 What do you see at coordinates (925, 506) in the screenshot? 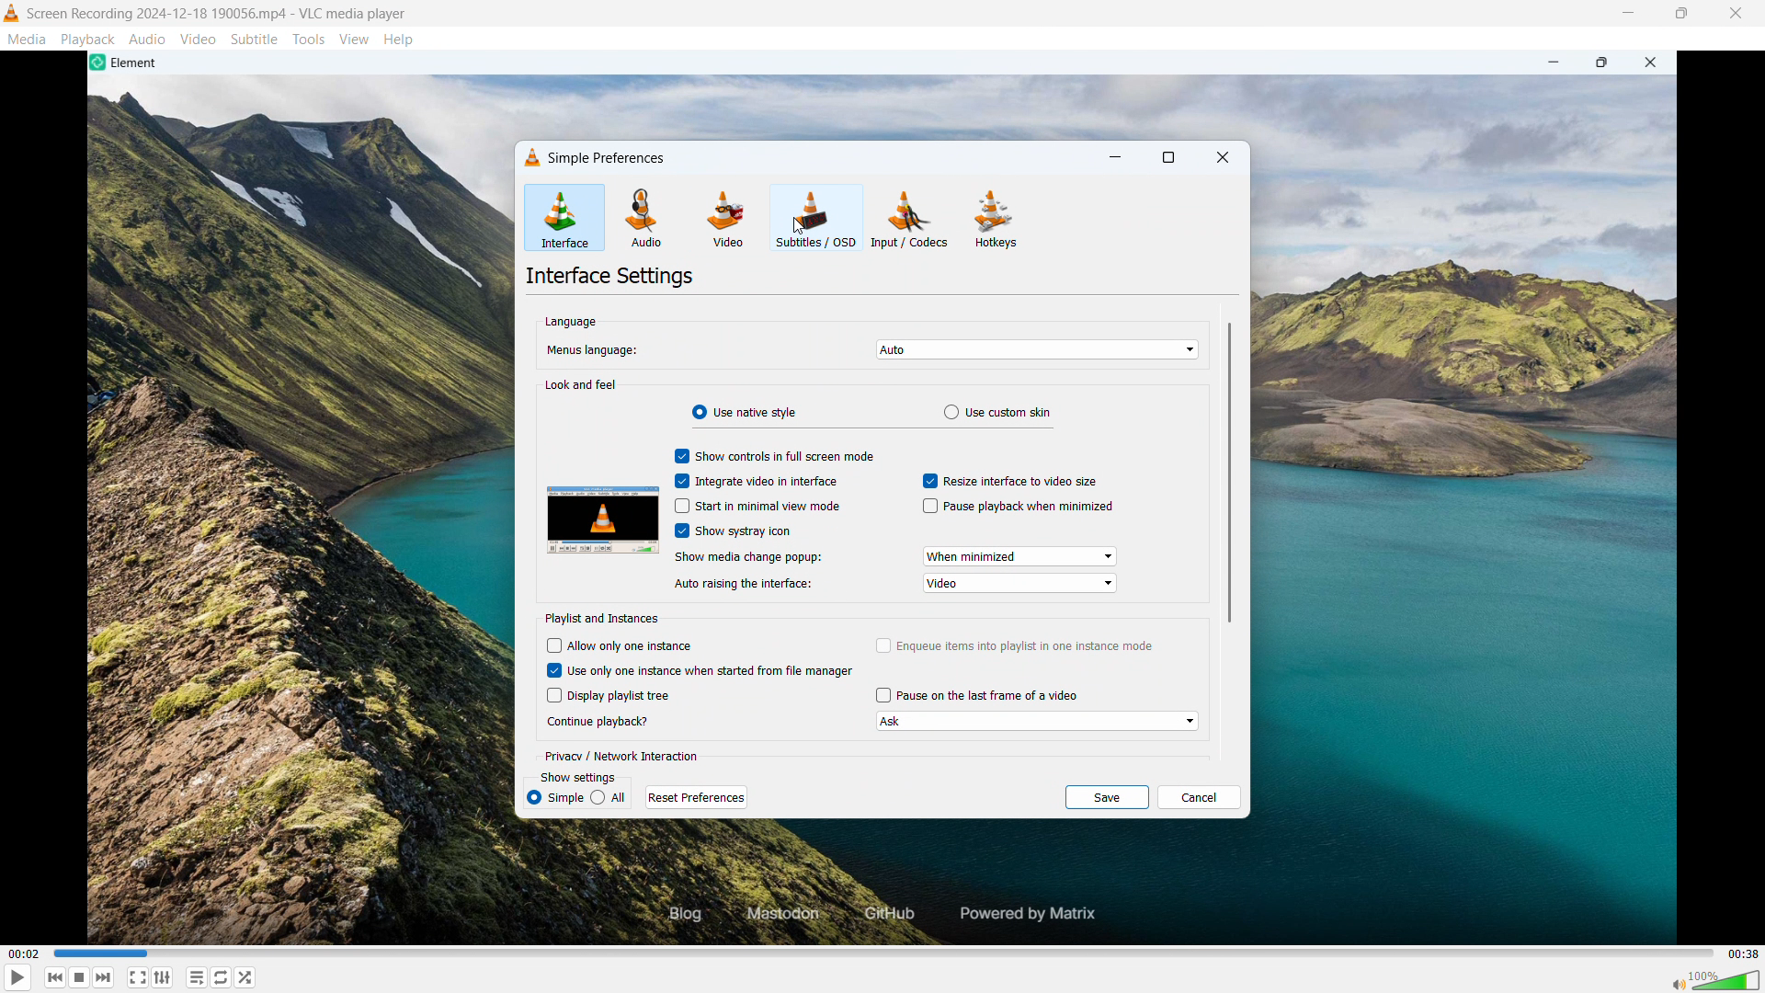
I see `checkbox` at bounding box center [925, 506].